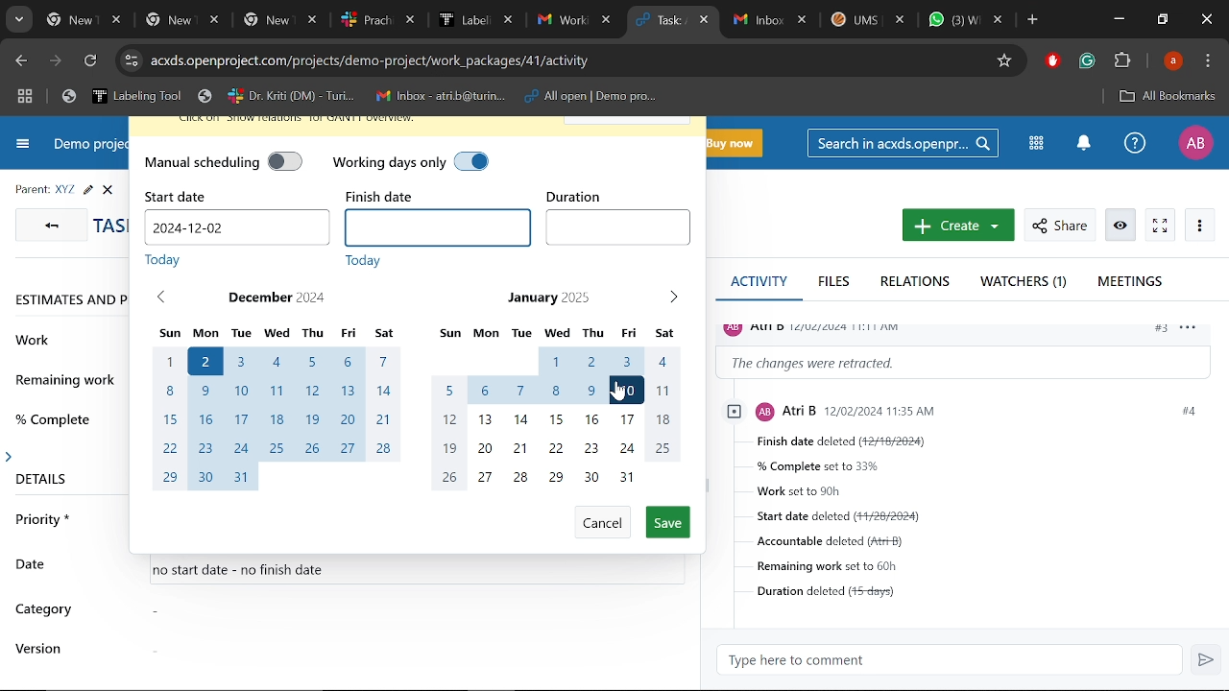 This screenshot has height=691, width=1229. I want to click on today, so click(366, 258).